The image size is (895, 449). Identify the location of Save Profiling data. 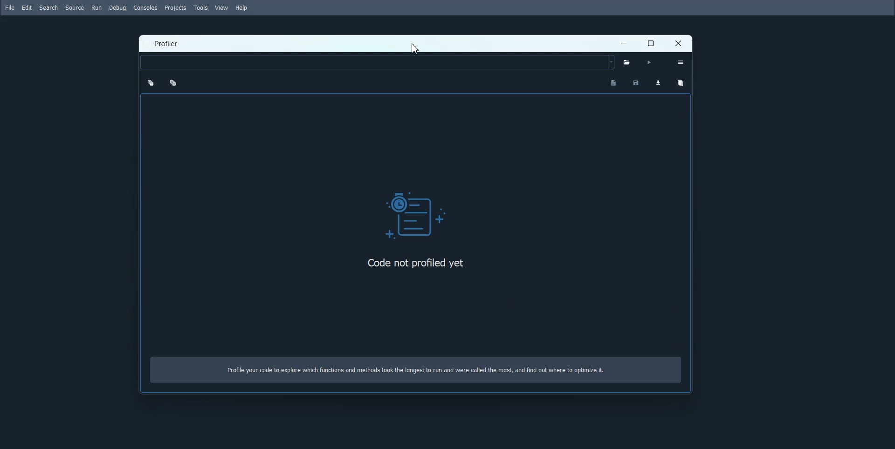
(636, 83).